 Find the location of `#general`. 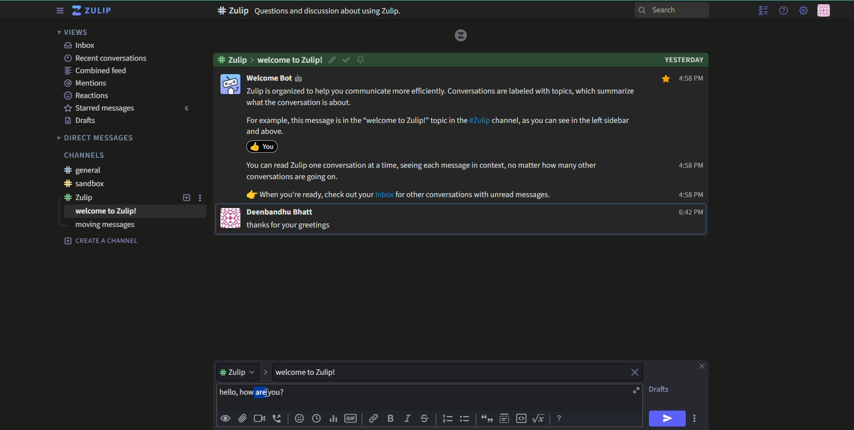

#general is located at coordinates (86, 170).